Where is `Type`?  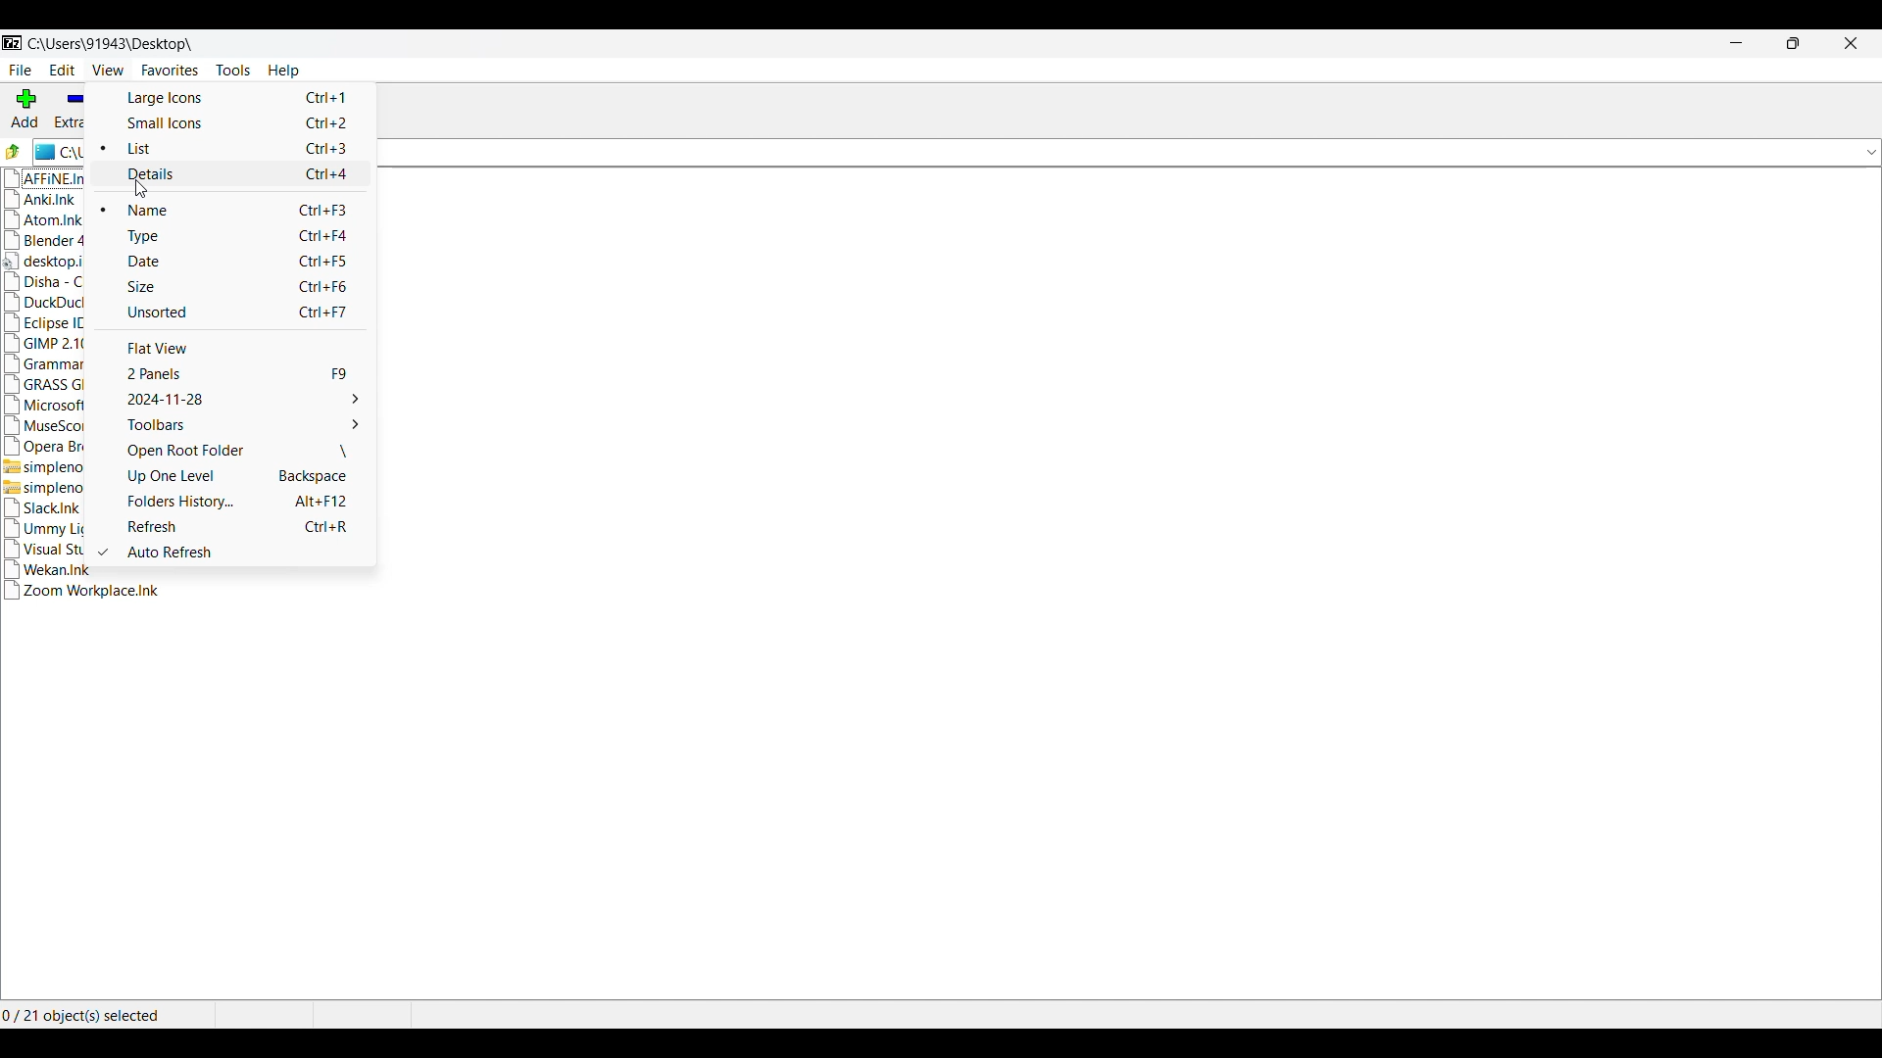
Type is located at coordinates (243, 236).